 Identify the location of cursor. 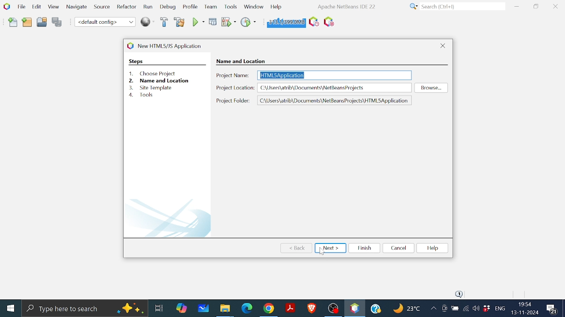
(324, 253).